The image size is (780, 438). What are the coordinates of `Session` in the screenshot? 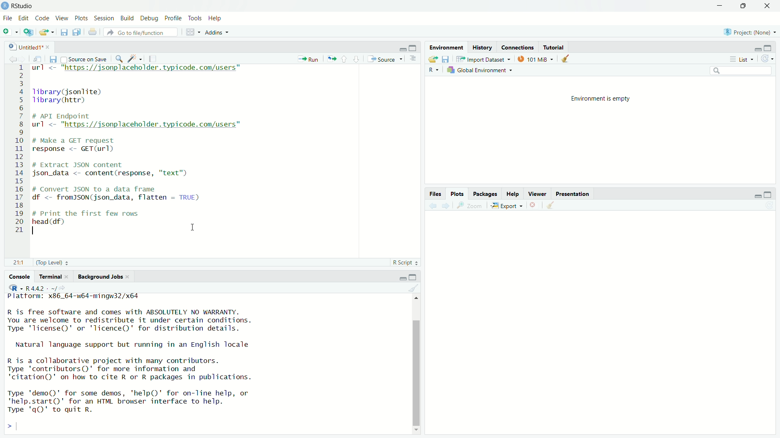 It's located at (104, 18).